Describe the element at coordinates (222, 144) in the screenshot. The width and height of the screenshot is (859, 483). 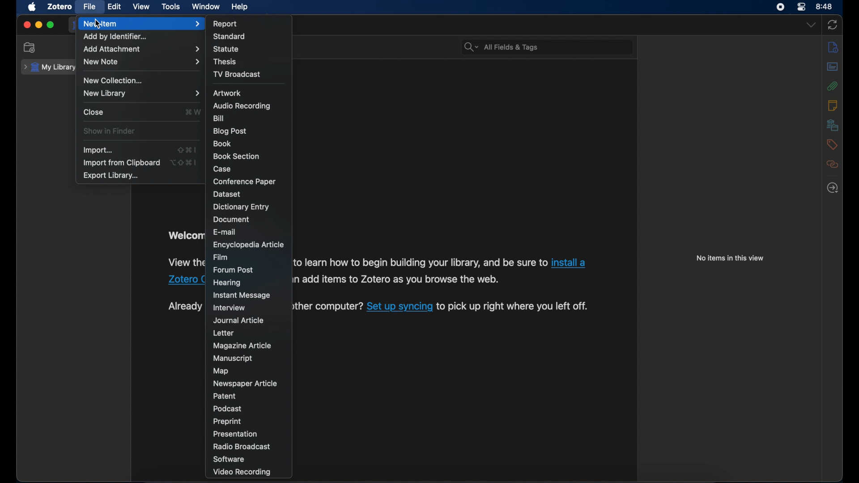
I see `book` at that location.